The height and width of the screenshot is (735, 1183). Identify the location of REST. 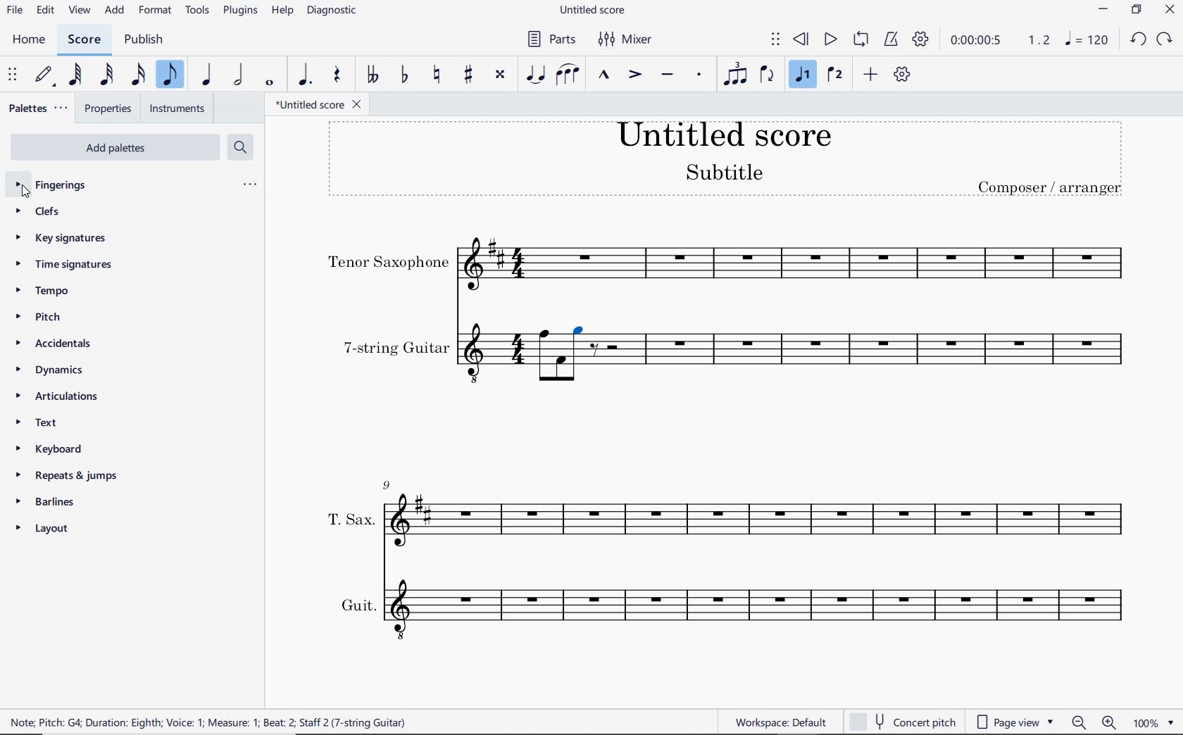
(338, 75).